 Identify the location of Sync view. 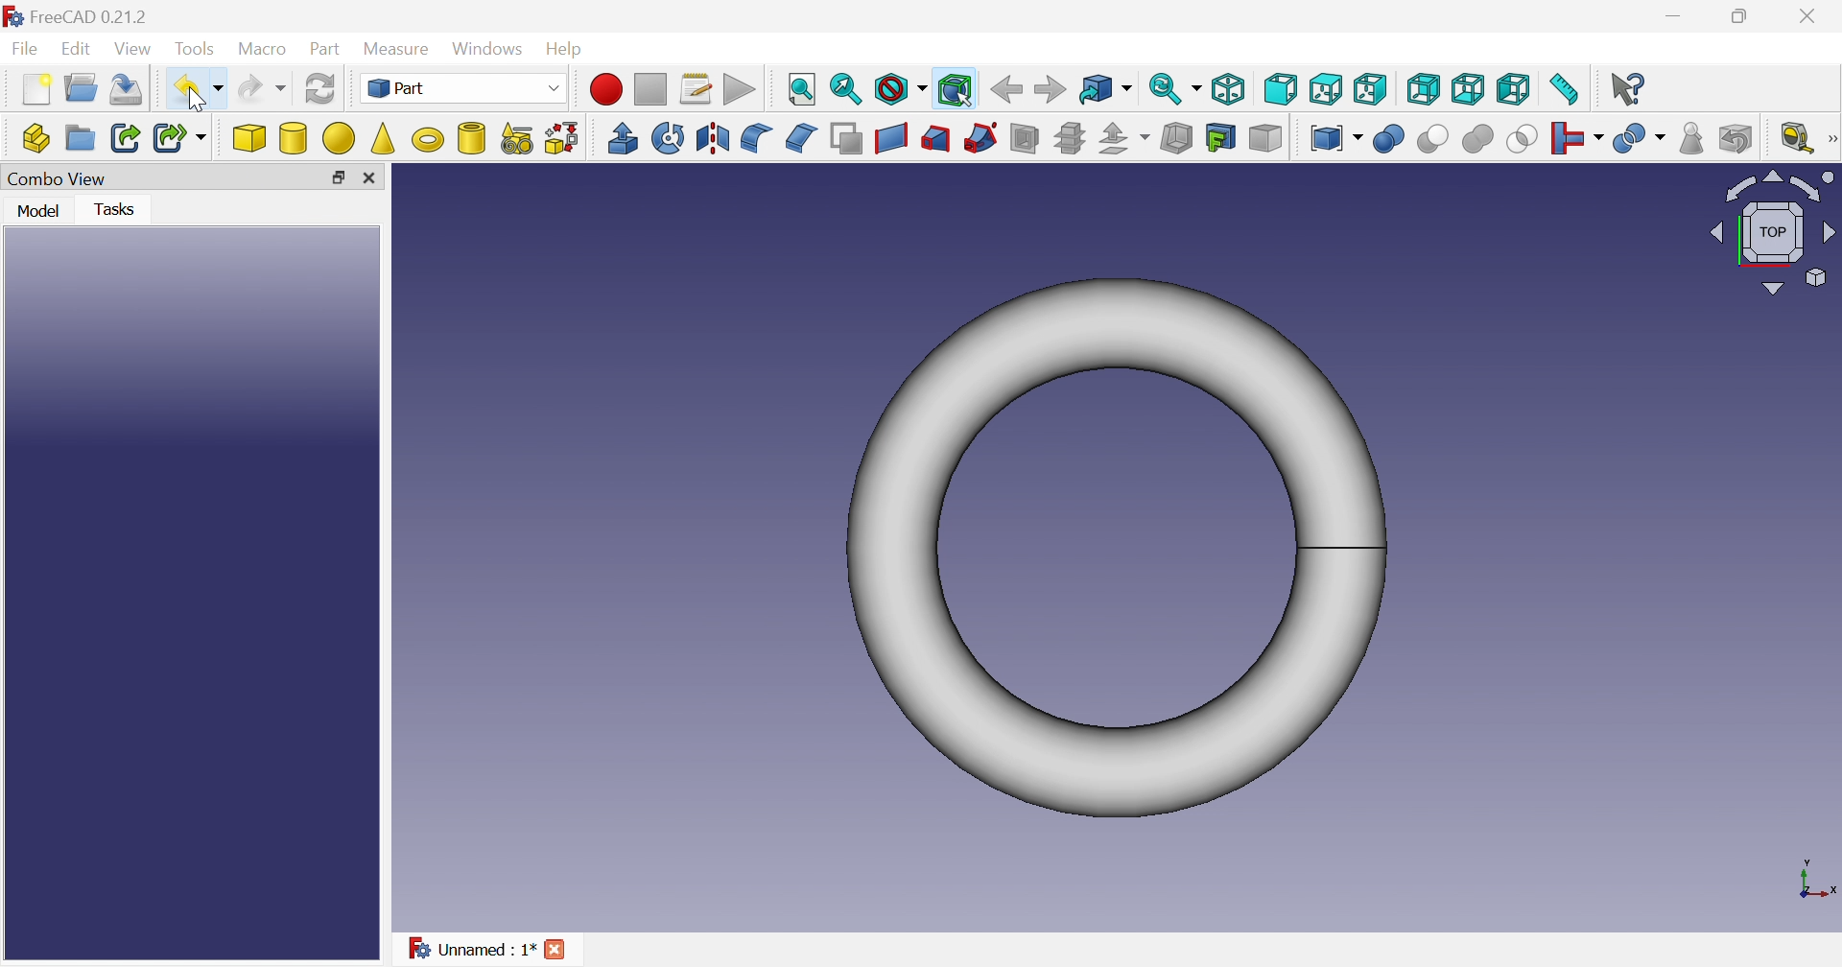
(1175, 89).